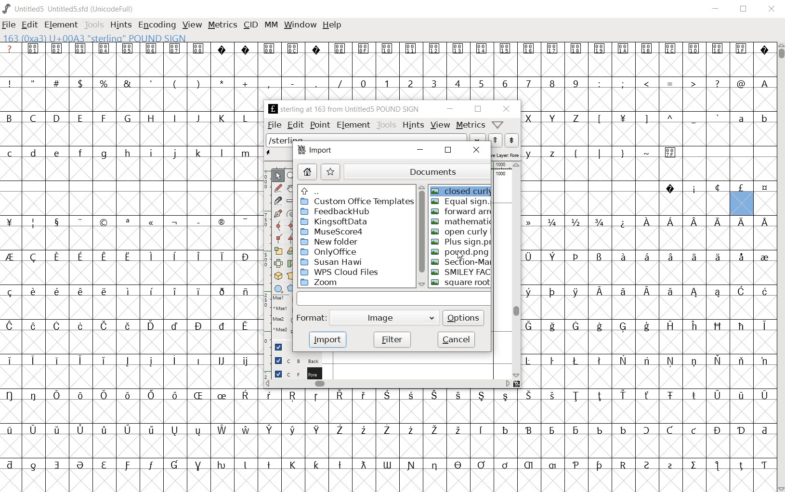  I want to click on view, so click(440, 125).